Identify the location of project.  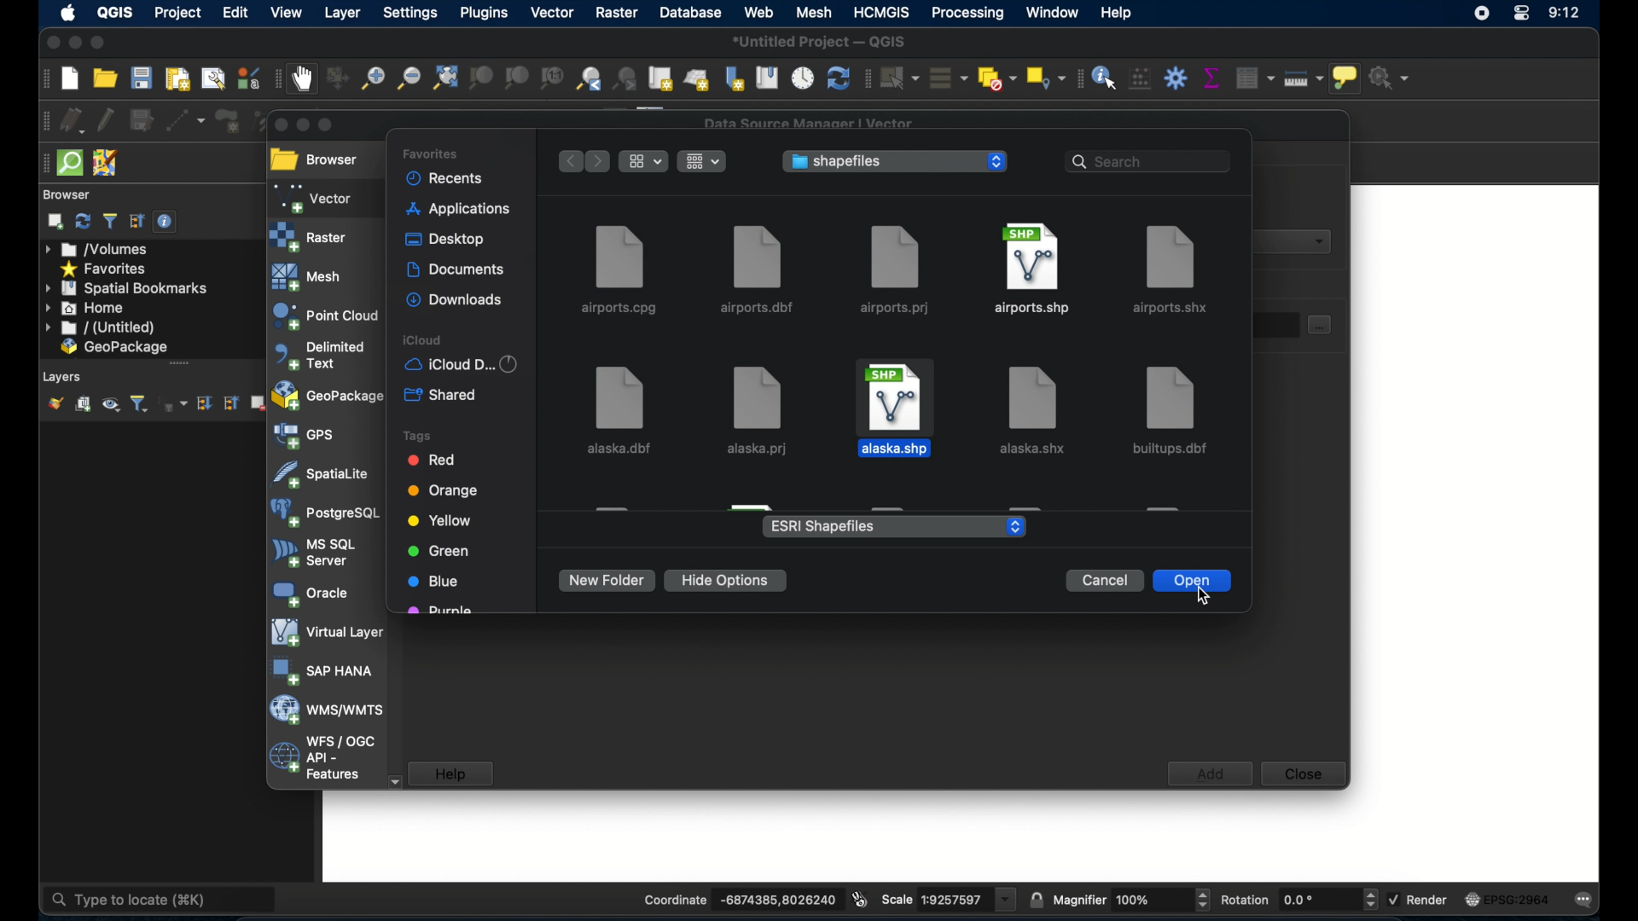
(178, 13).